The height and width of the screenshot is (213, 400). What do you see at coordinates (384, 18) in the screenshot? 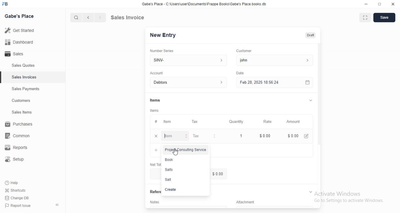
I see `Save` at bounding box center [384, 18].